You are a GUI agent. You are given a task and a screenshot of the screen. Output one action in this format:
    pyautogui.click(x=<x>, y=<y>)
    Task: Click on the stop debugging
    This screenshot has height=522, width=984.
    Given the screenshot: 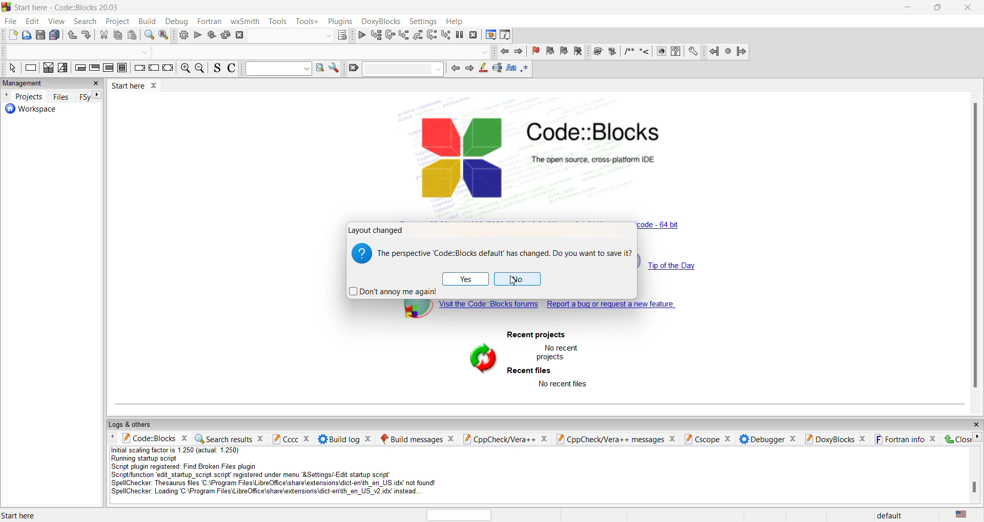 What is the action you would take?
    pyautogui.click(x=473, y=36)
    